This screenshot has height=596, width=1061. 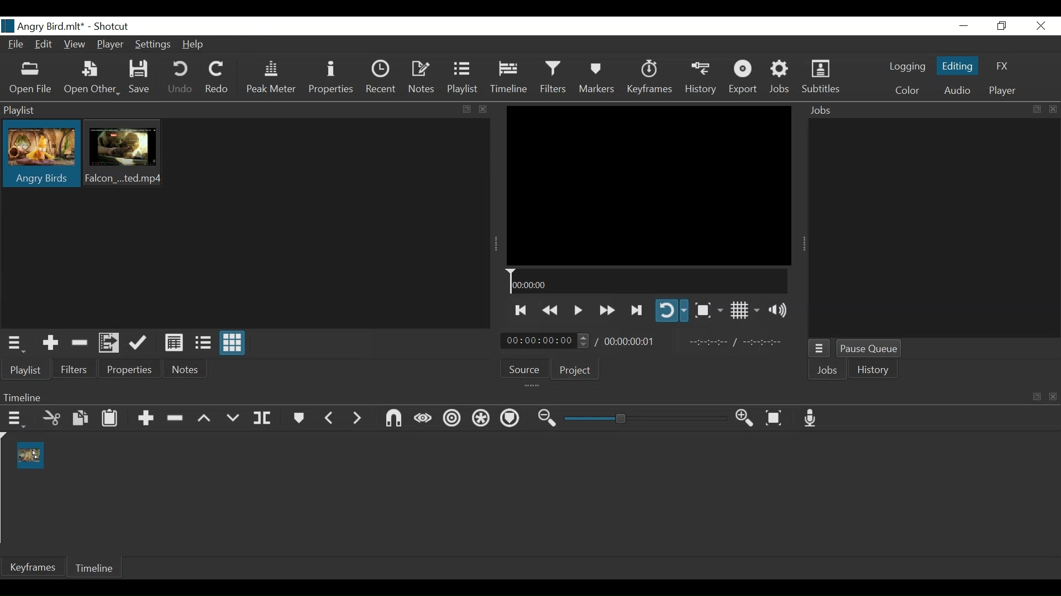 I want to click on Total Duration, so click(x=634, y=342).